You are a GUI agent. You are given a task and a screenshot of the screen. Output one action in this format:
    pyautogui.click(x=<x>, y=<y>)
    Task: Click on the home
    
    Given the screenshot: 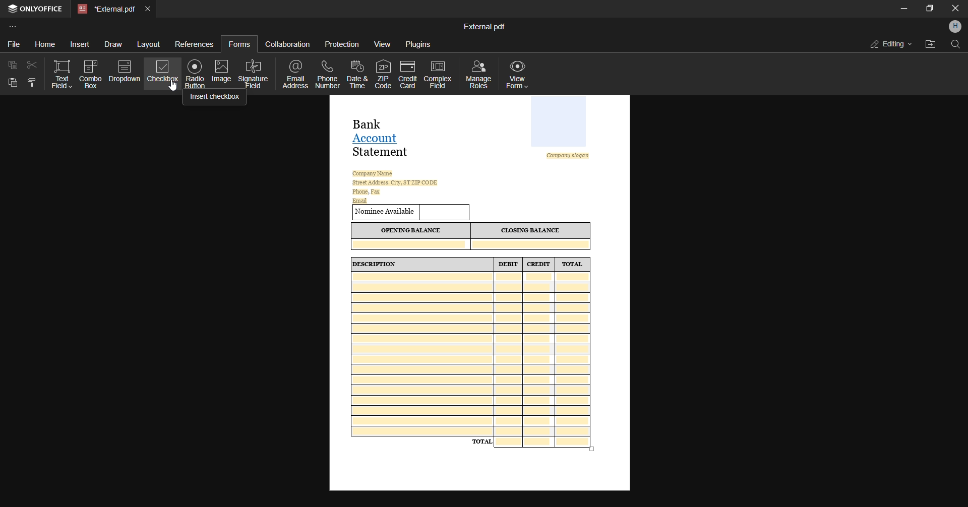 What is the action you would take?
    pyautogui.click(x=41, y=42)
    